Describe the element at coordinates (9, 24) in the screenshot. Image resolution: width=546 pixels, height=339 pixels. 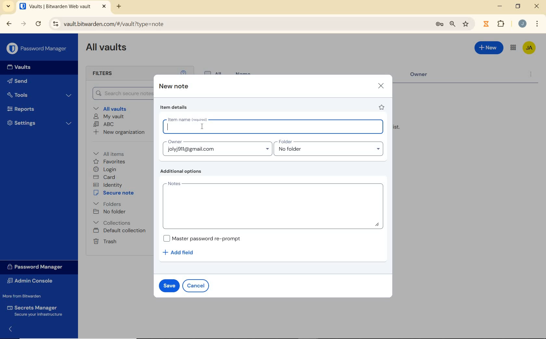
I see `backward` at that location.